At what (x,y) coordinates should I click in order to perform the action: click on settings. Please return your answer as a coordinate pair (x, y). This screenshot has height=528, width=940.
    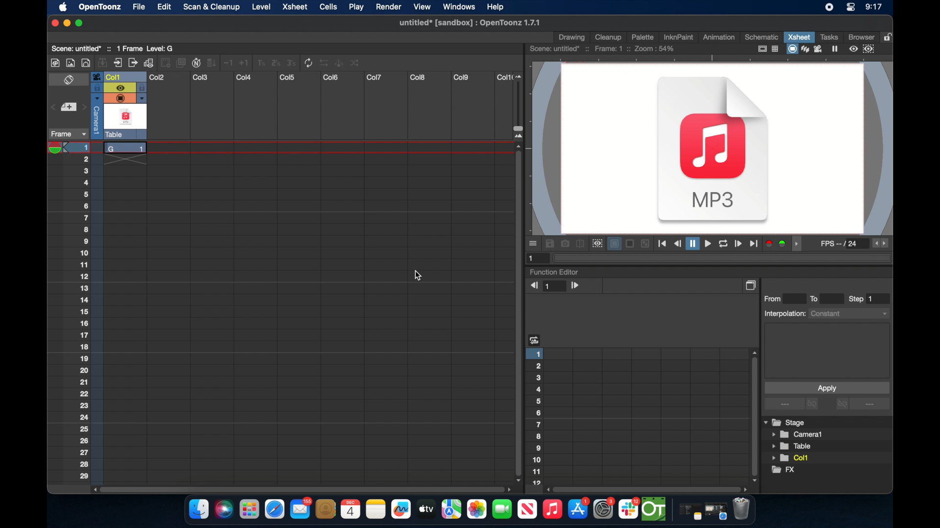
    Looking at the image, I should click on (605, 509).